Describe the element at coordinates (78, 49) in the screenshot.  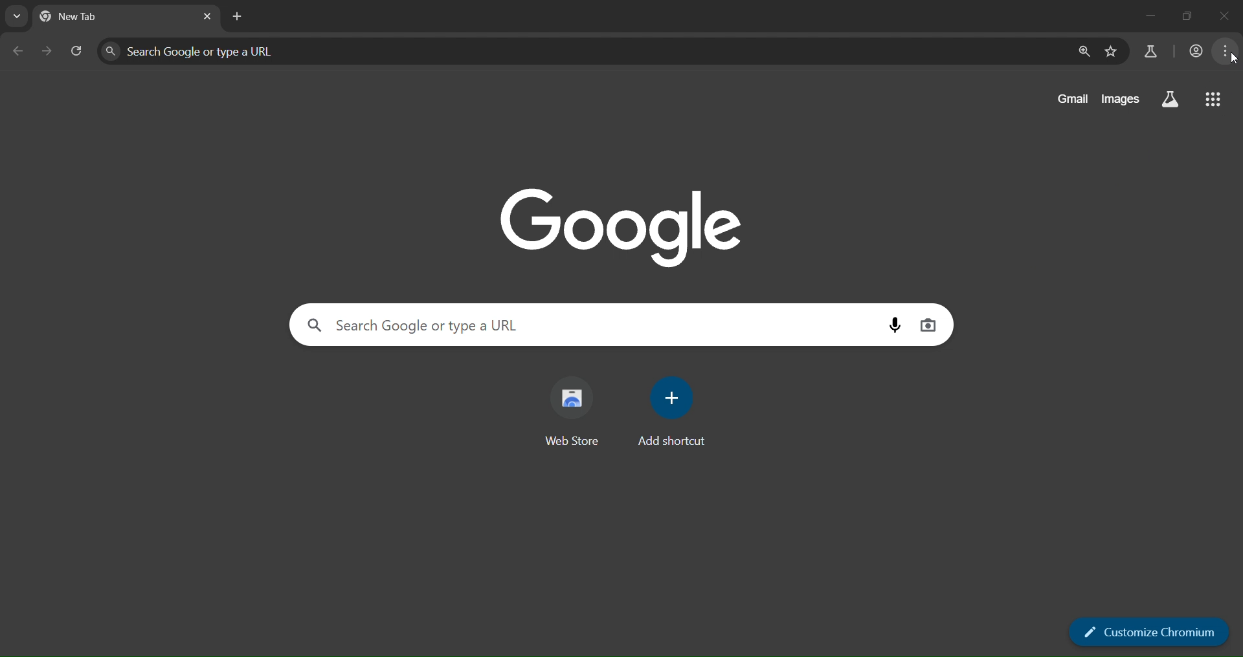
I see `reload page` at that location.